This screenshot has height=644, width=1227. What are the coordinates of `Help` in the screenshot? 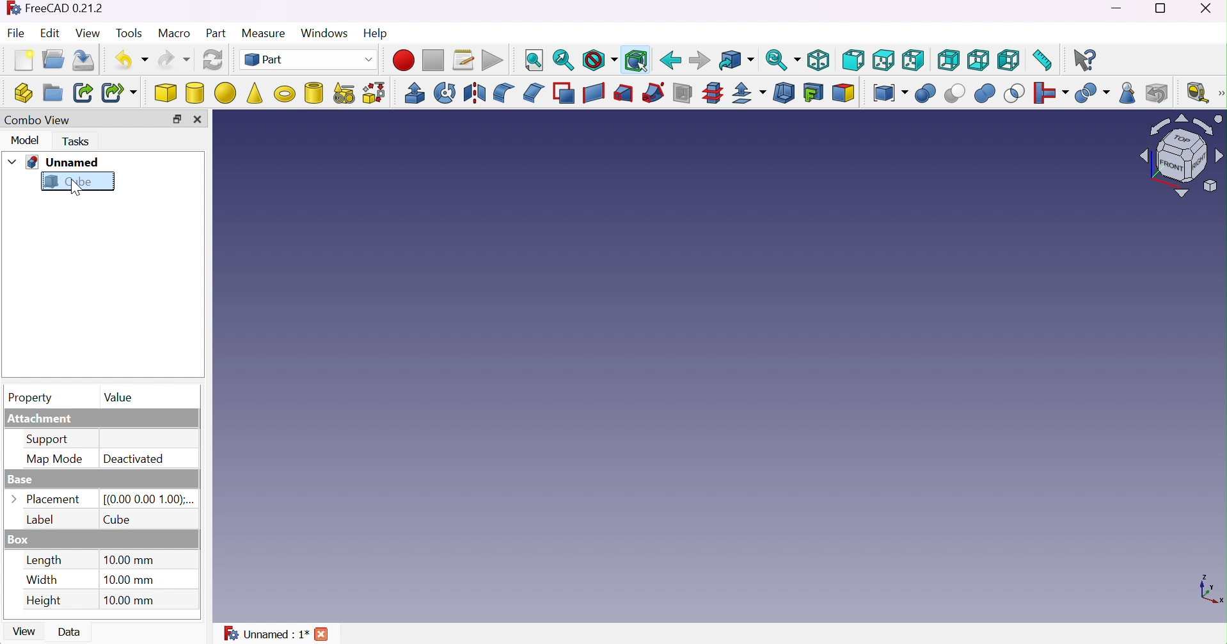 It's located at (377, 33).